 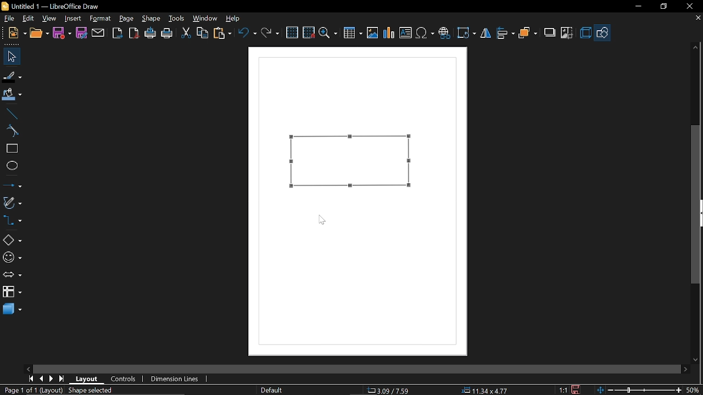 I want to click on save , so click(x=62, y=33).